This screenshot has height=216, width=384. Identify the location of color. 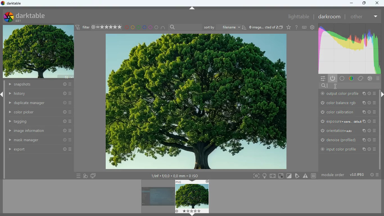
(350, 78).